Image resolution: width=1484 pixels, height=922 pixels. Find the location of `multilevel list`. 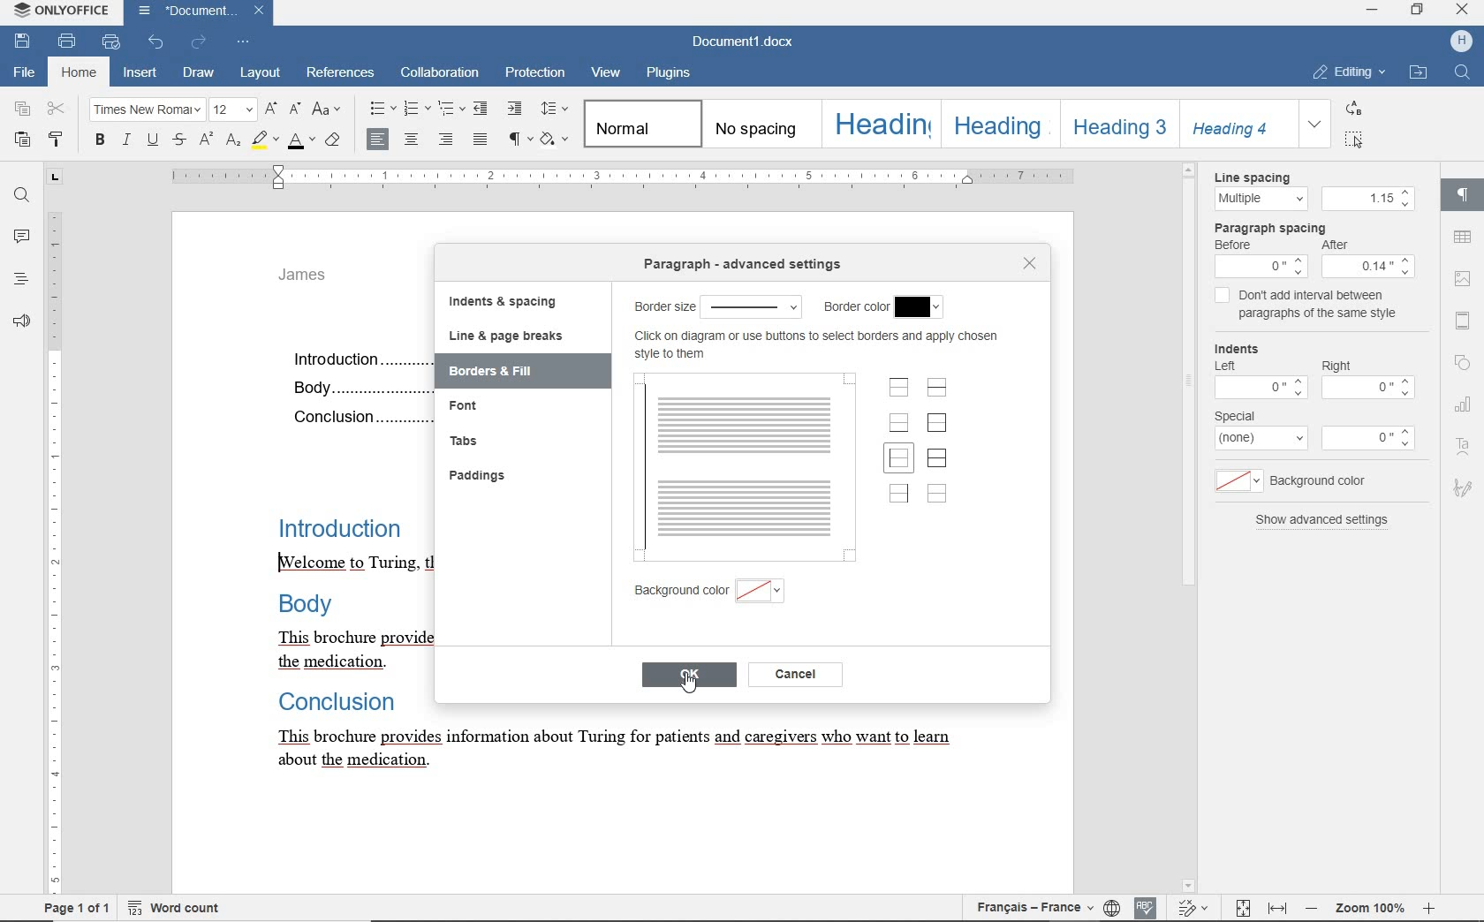

multilevel list is located at coordinates (453, 109).